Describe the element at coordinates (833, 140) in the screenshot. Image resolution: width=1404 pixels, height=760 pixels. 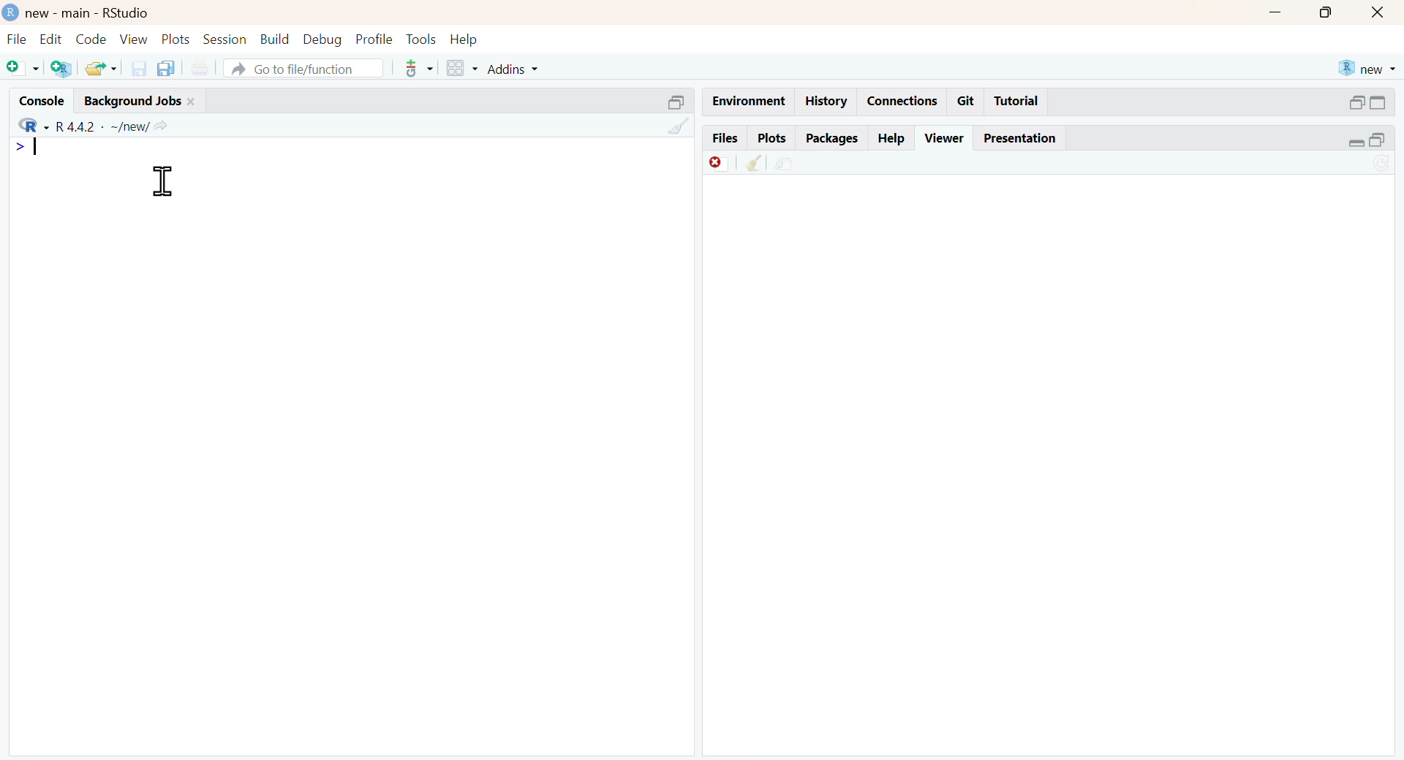
I see `packages` at that location.